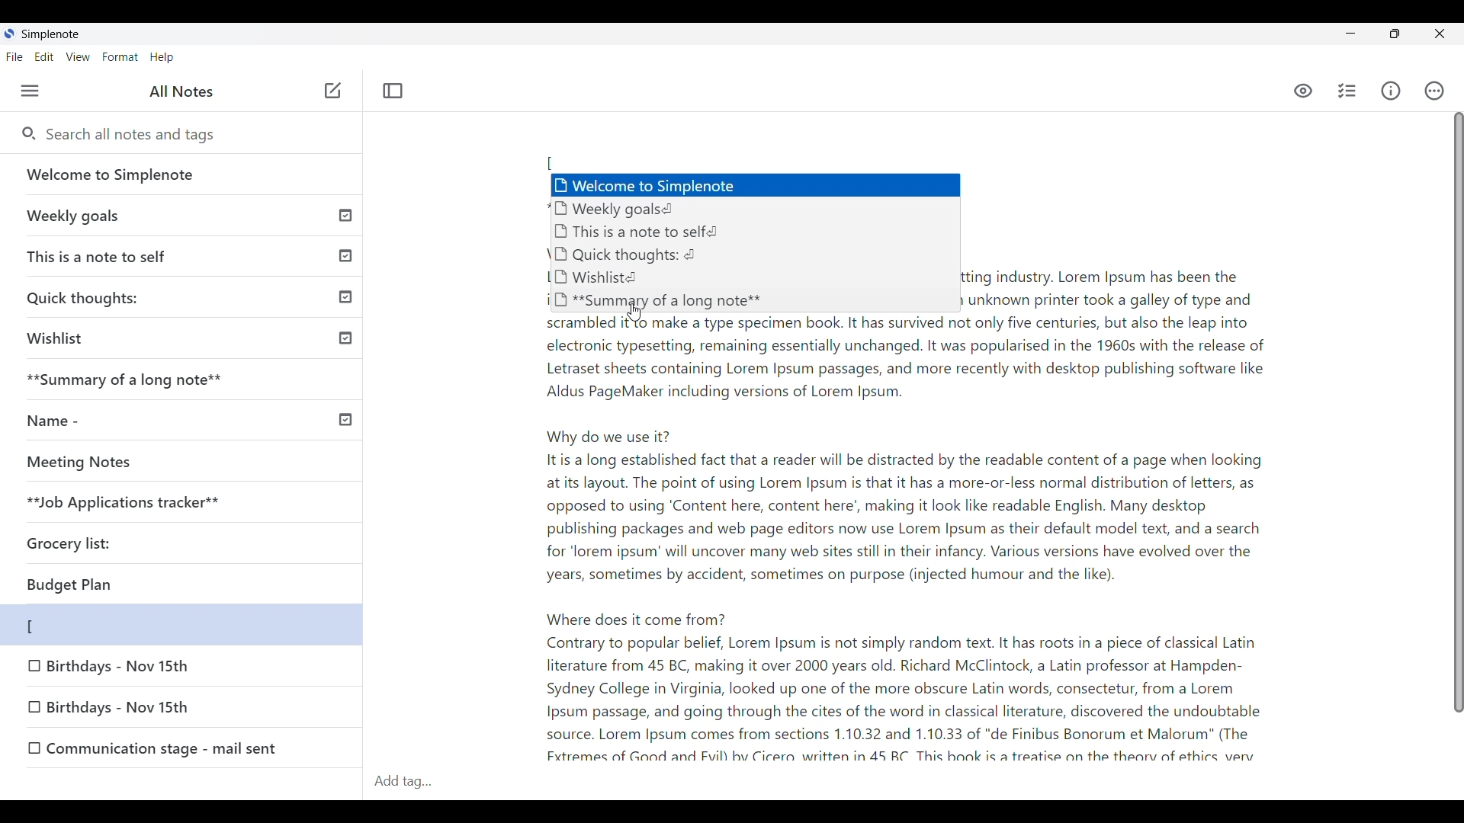  I want to click on Welcome to Simplenote, so click(753, 182).